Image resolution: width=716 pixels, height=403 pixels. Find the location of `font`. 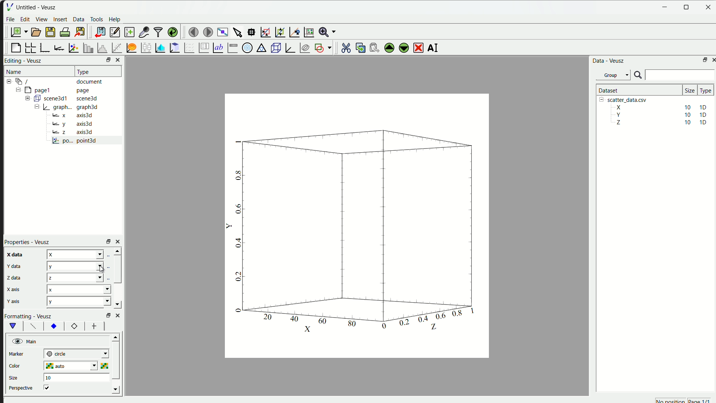

font is located at coordinates (32, 326).